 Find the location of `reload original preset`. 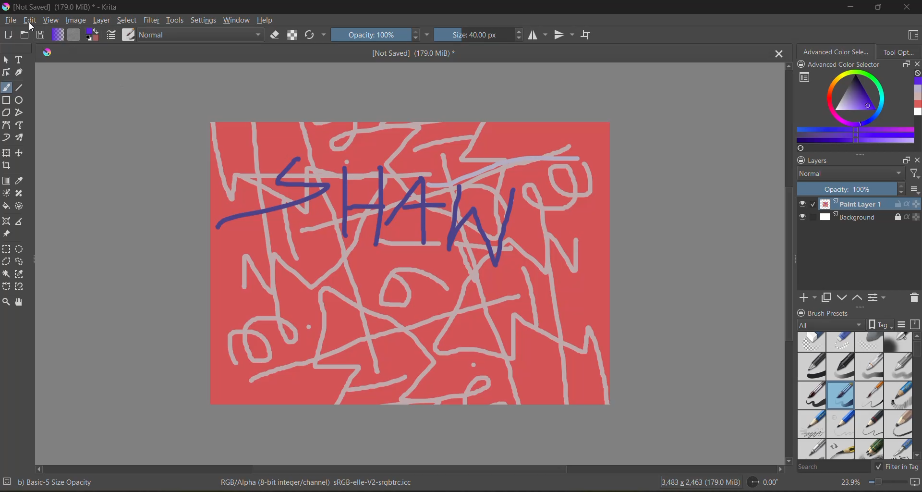

reload original preset is located at coordinates (316, 34).